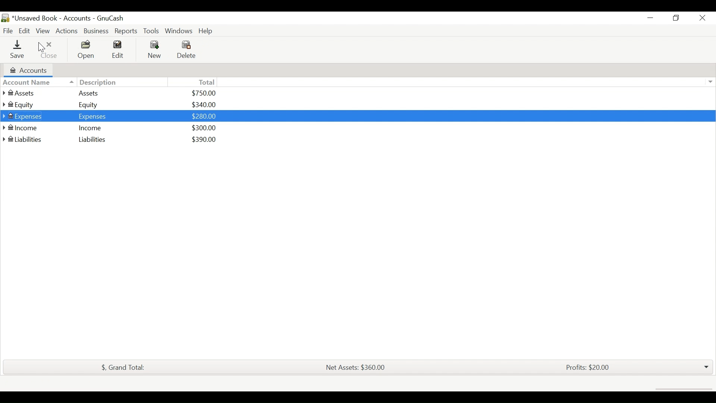 This screenshot has height=403, width=716. I want to click on New, so click(153, 50).